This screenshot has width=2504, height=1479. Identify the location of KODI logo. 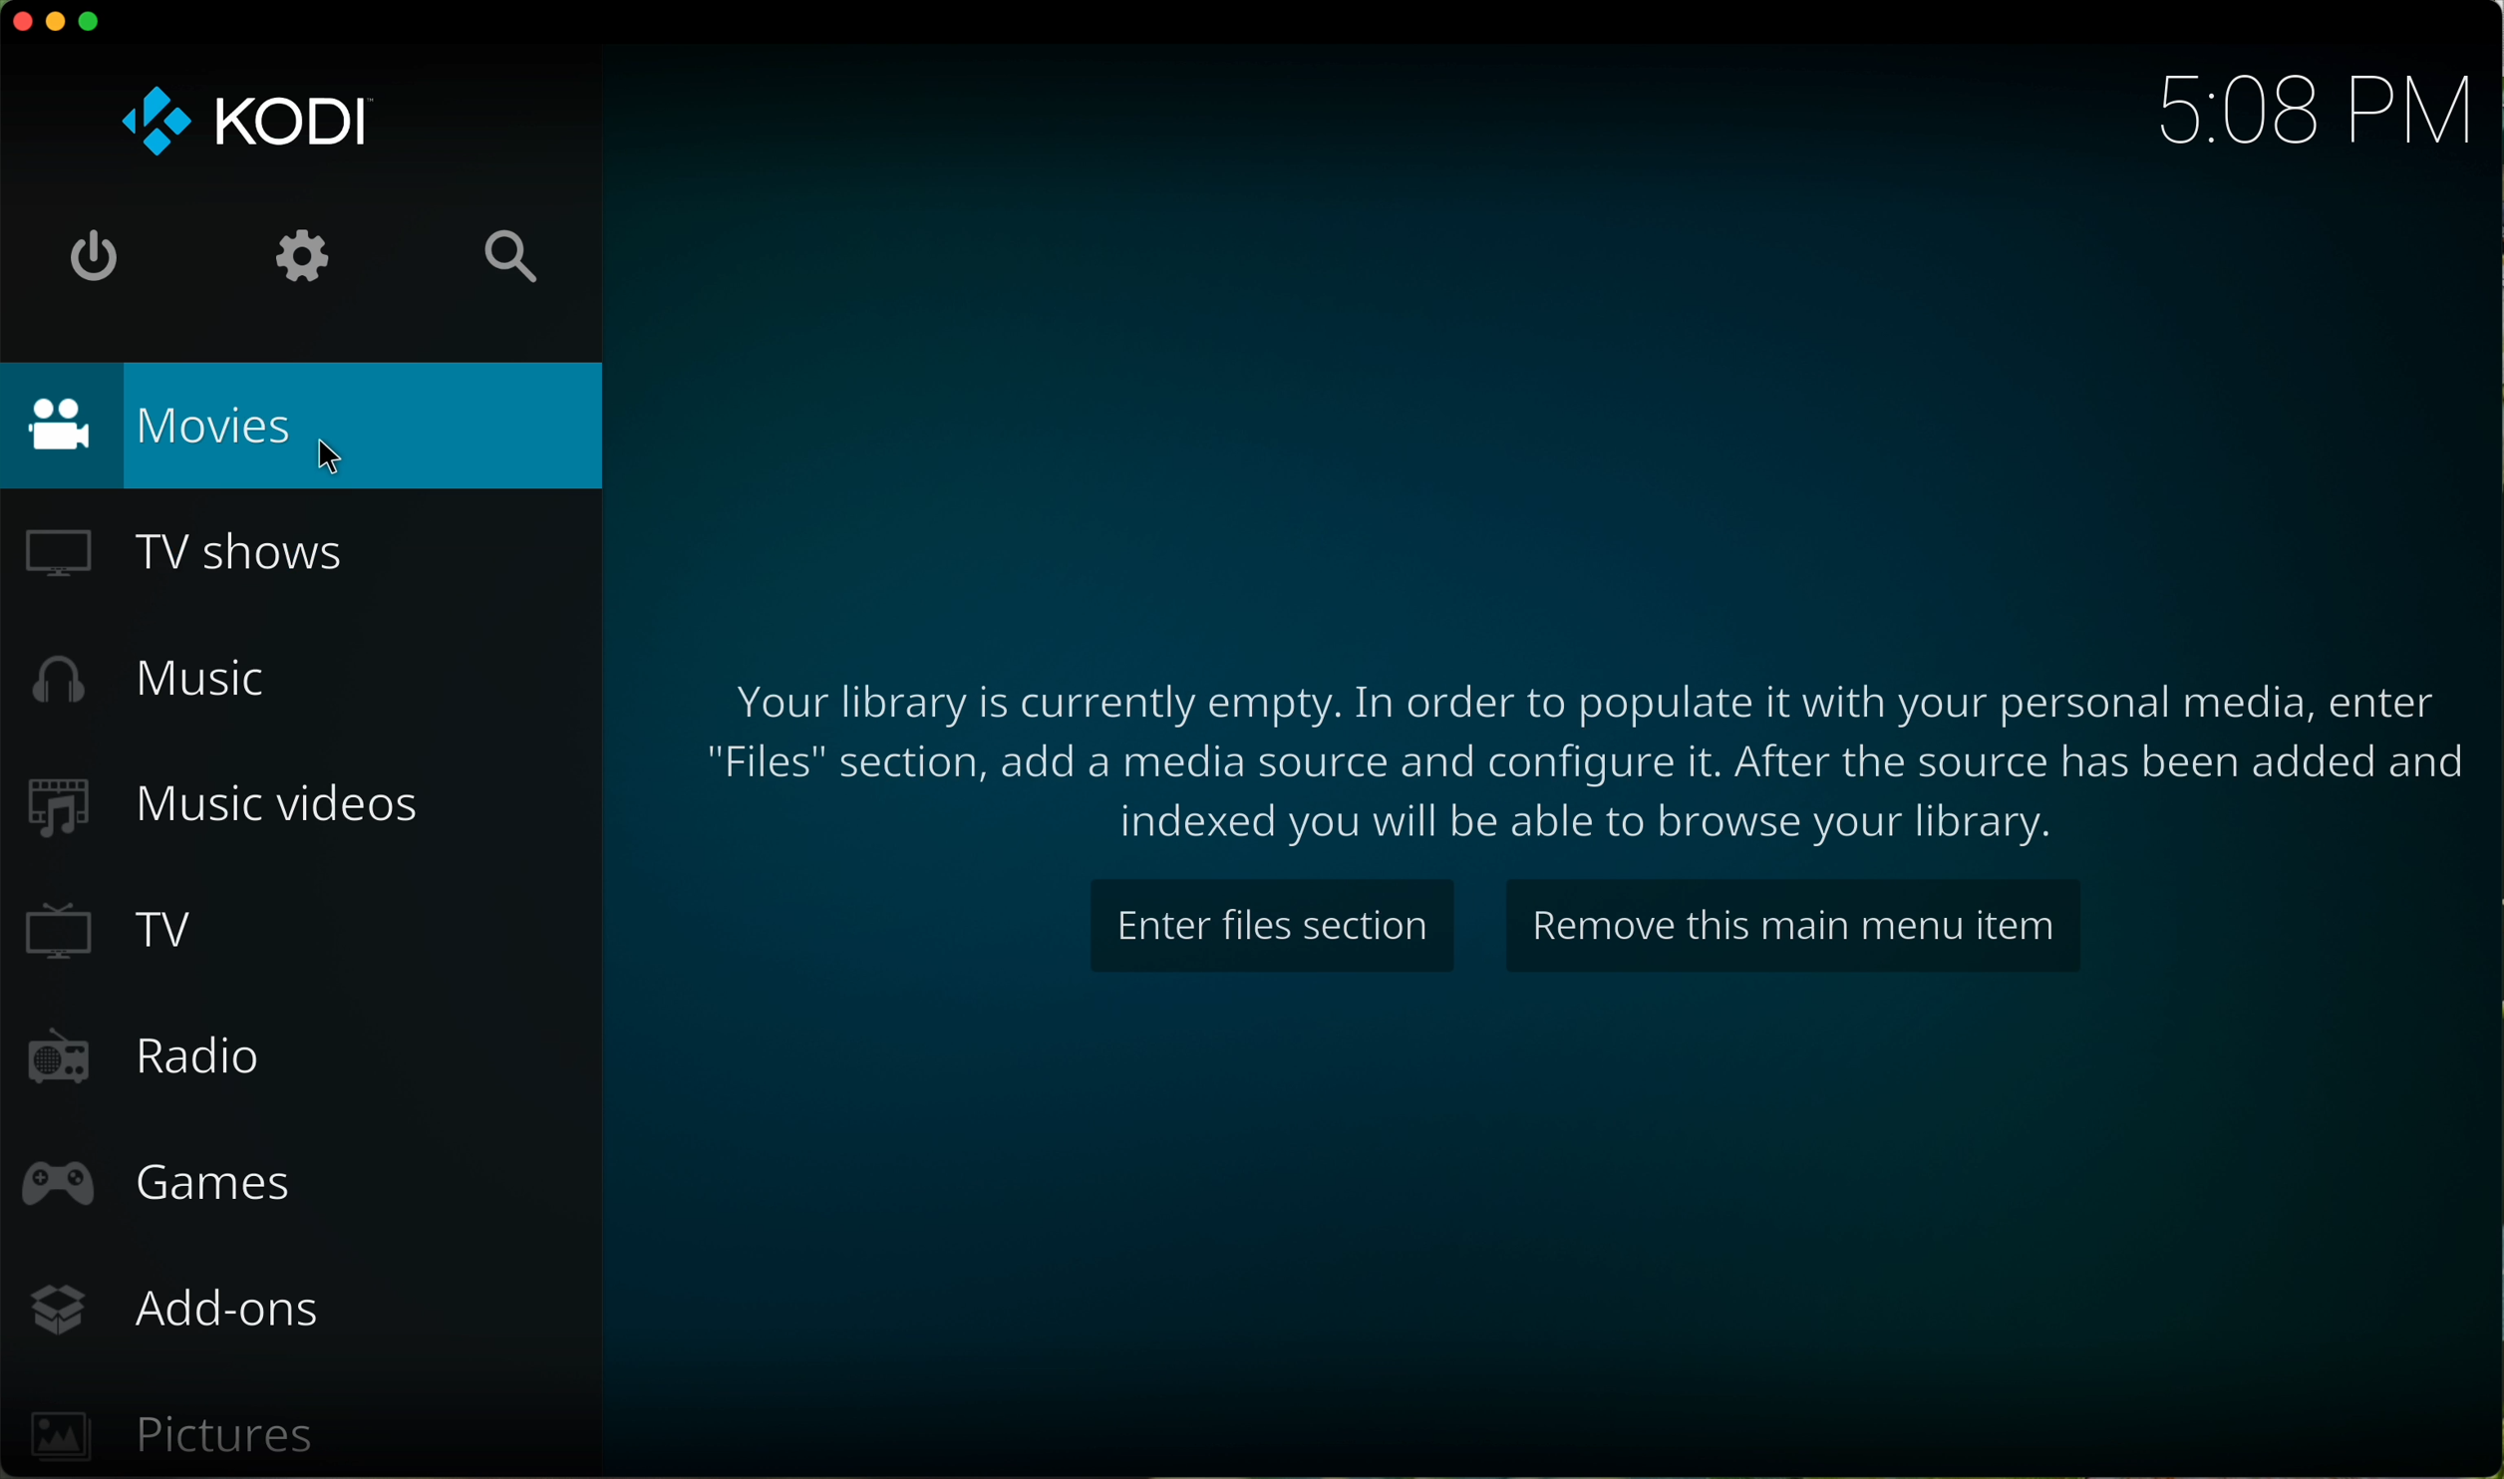
(242, 122).